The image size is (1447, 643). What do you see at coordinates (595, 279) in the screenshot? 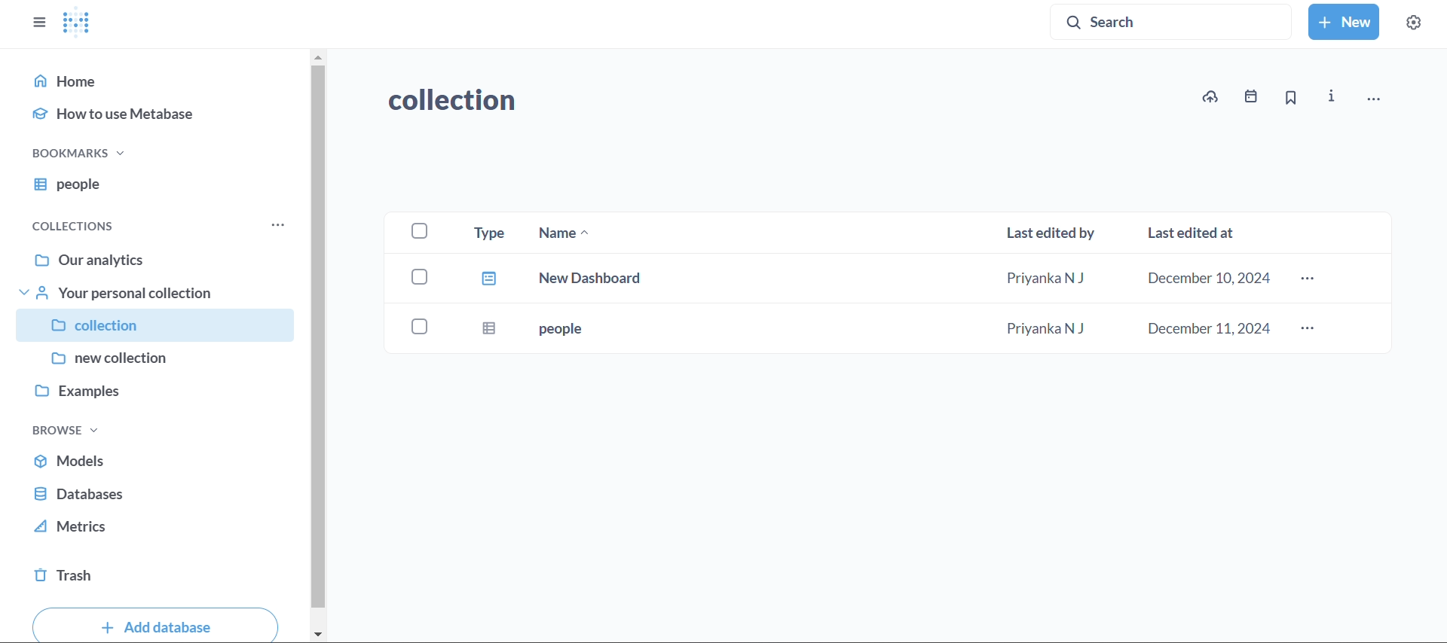
I see `new dashboard` at bounding box center [595, 279].